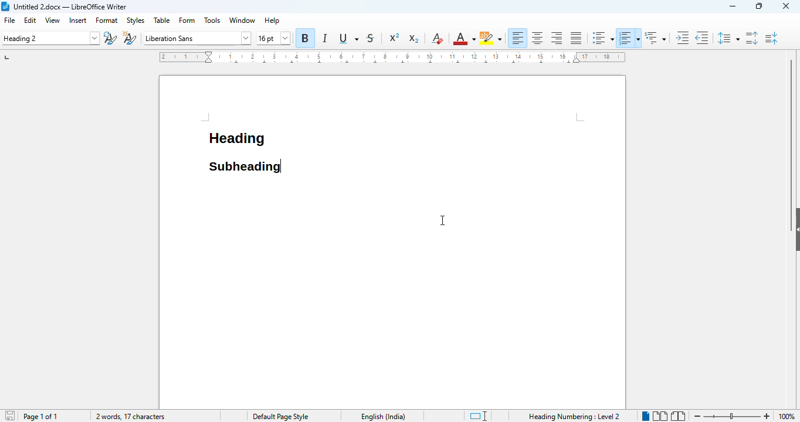 This screenshot has width=800, height=422. What do you see at coordinates (629, 38) in the screenshot?
I see `toggle ordered list` at bounding box center [629, 38].